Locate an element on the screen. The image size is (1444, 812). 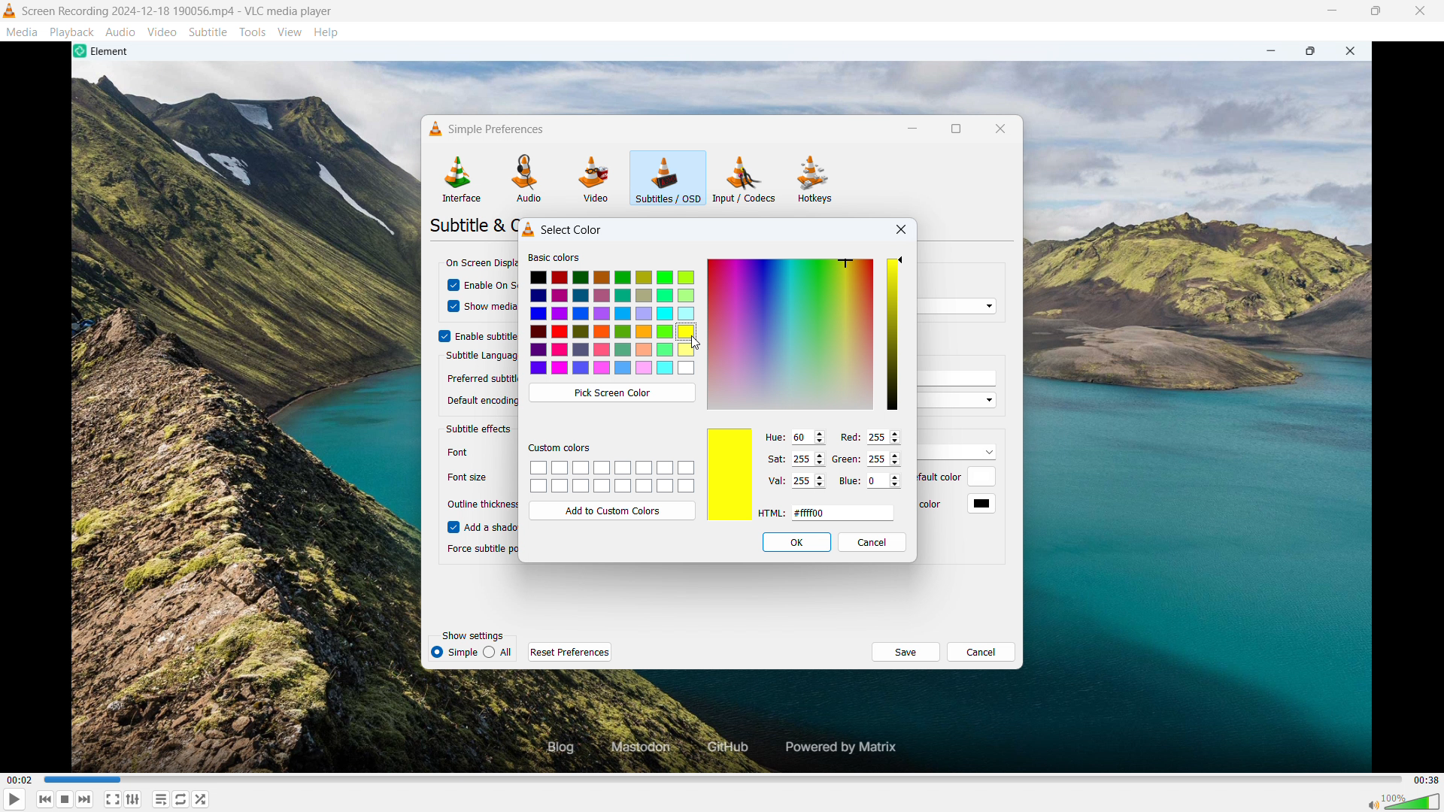
On screen display  is located at coordinates (479, 265).